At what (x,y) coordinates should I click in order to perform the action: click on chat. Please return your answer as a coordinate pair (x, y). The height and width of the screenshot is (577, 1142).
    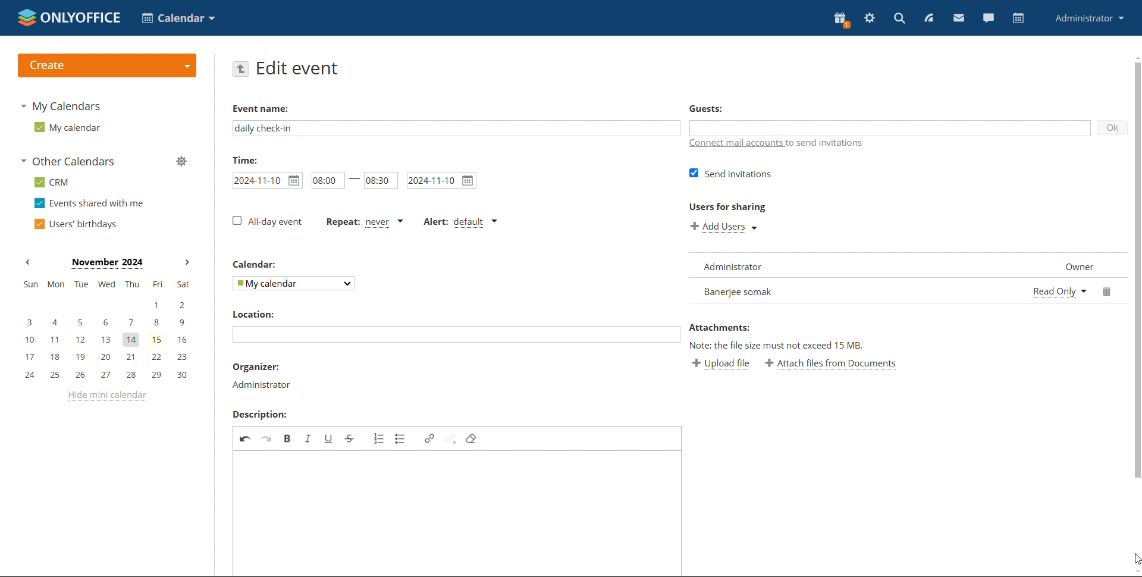
    Looking at the image, I should click on (988, 18).